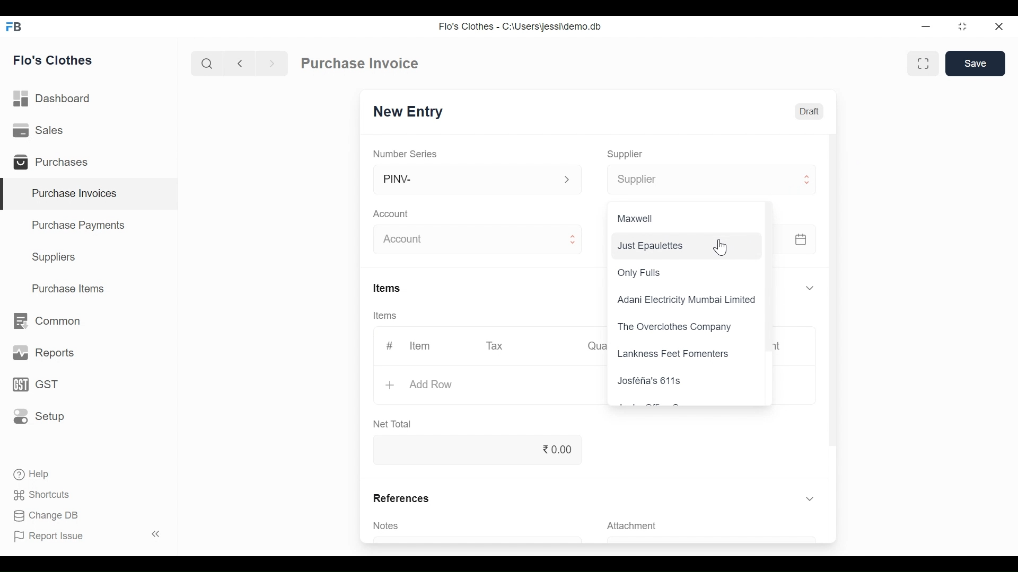  What do you see at coordinates (56, 258) in the screenshot?
I see `Suppliers` at bounding box center [56, 258].